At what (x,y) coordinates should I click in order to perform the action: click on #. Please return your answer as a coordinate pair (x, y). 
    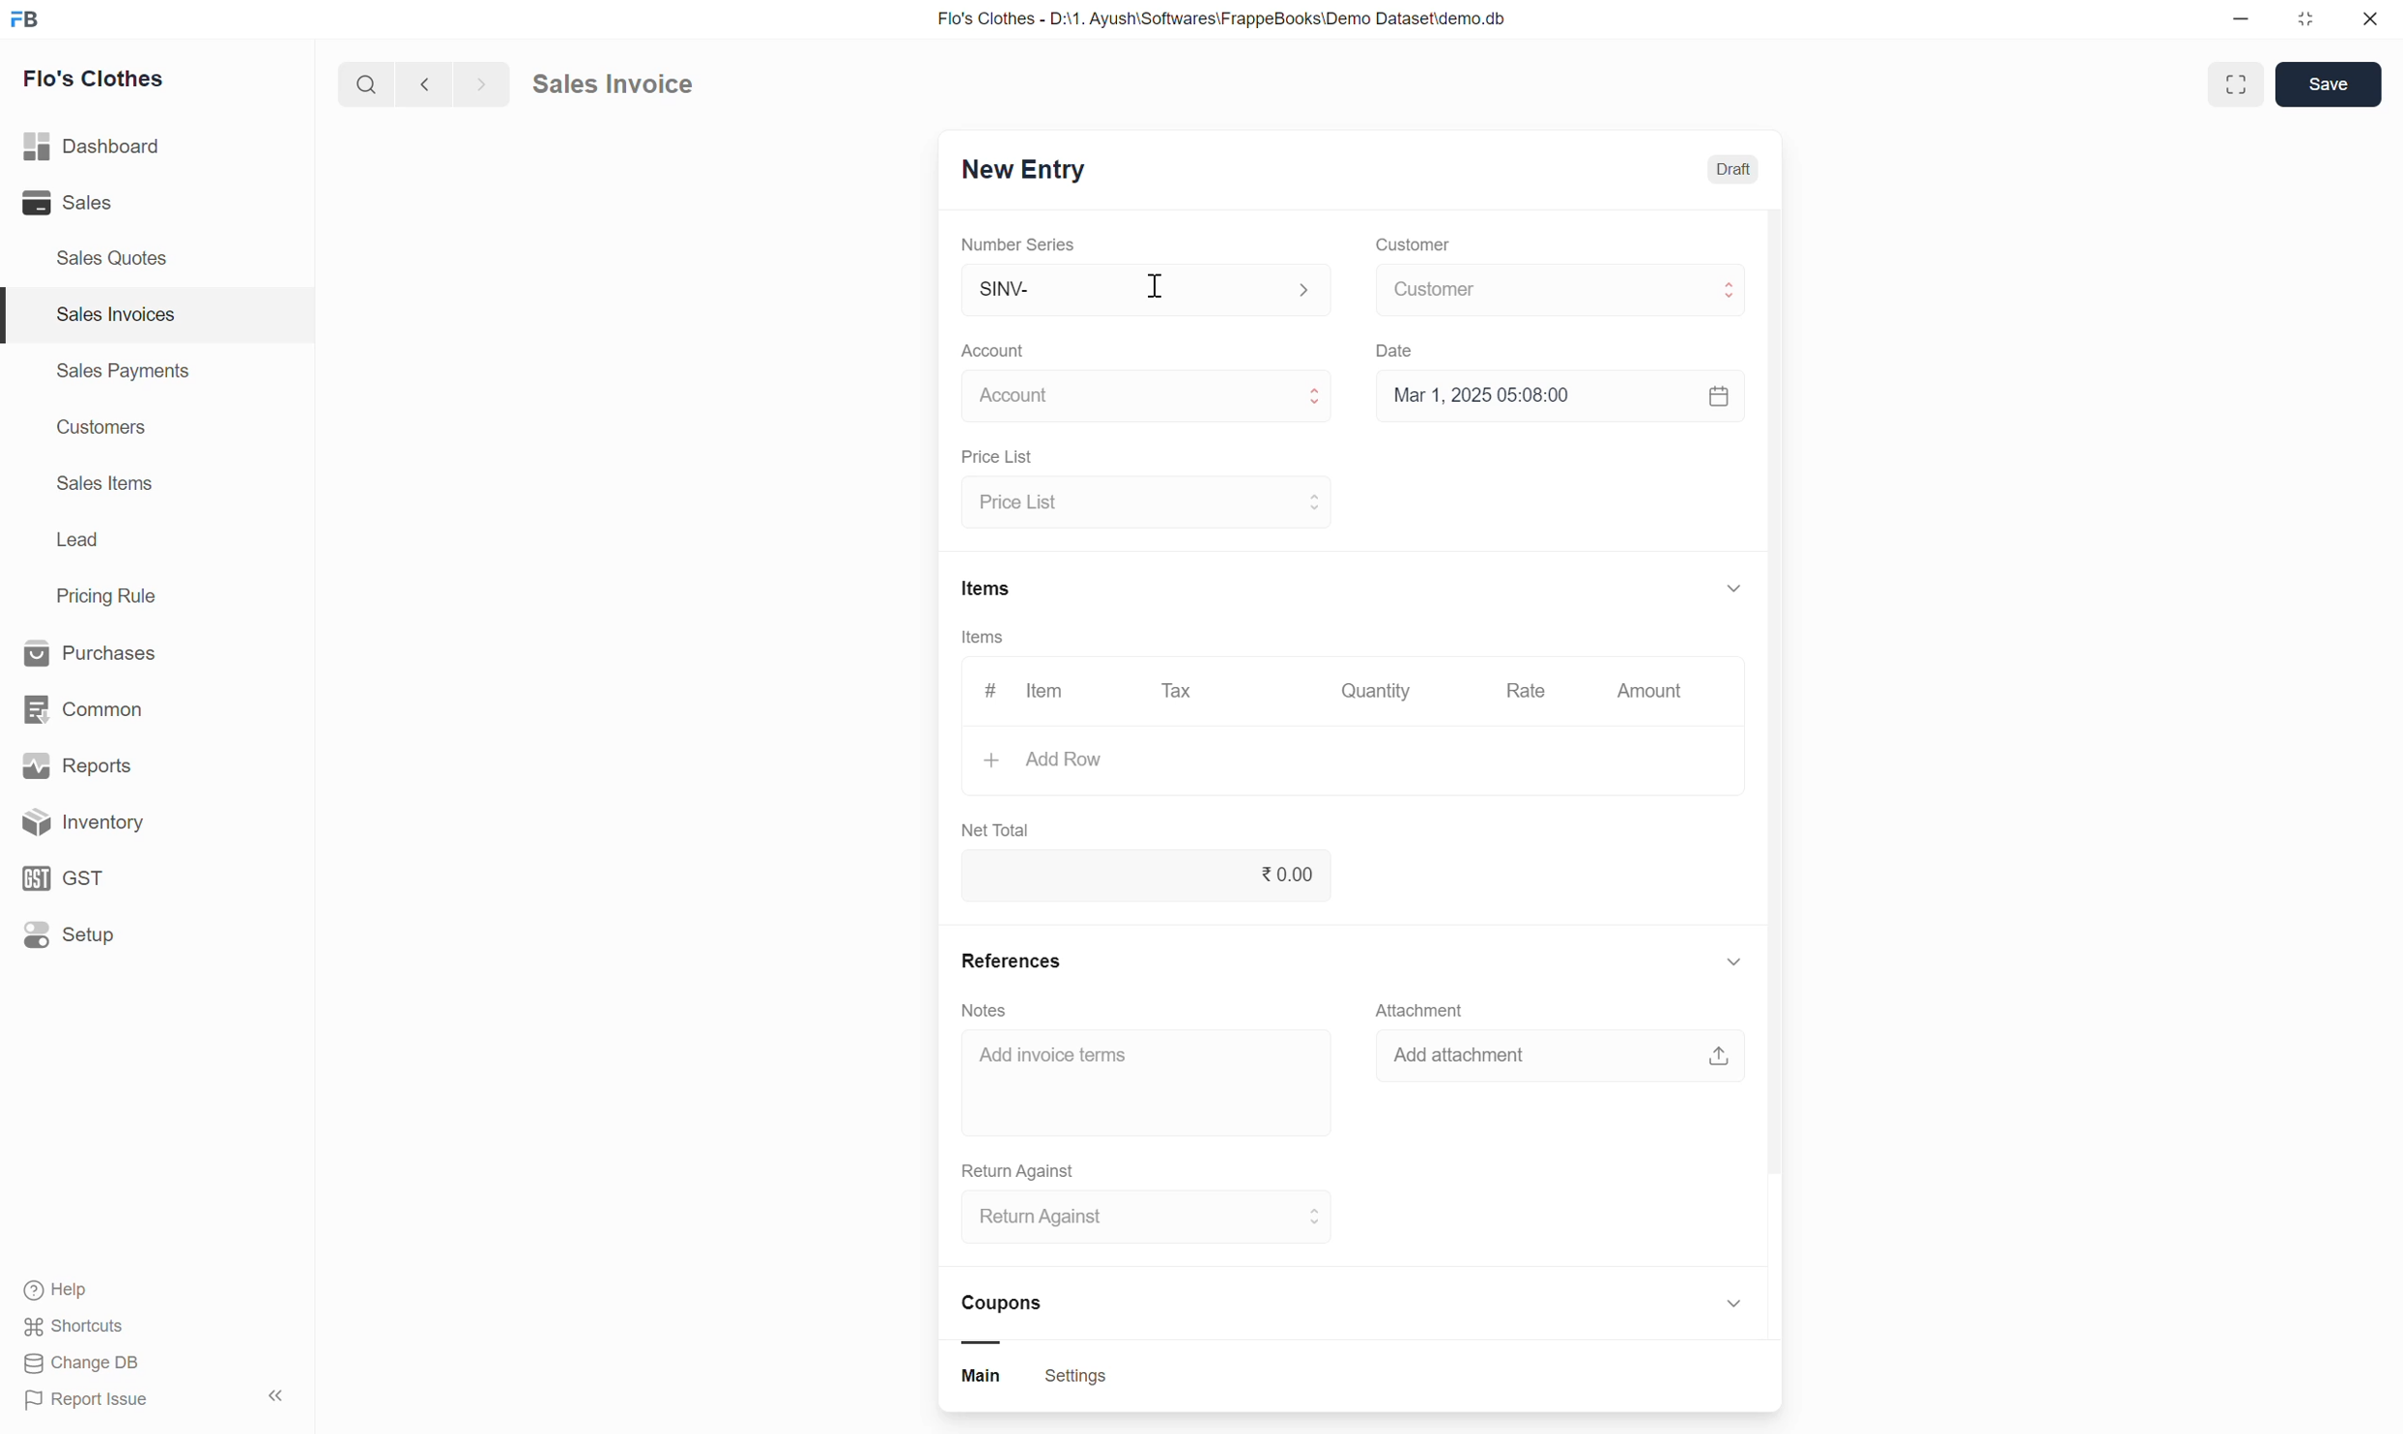
    Looking at the image, I should click on (985, 691).